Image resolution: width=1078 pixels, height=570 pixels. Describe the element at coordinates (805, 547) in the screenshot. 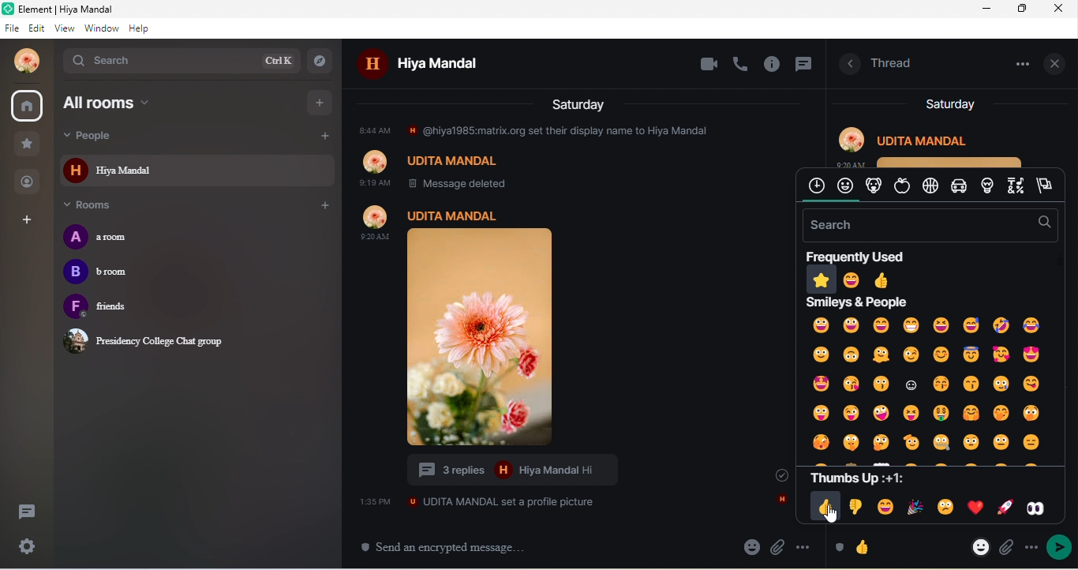

I see `more option` at that location.